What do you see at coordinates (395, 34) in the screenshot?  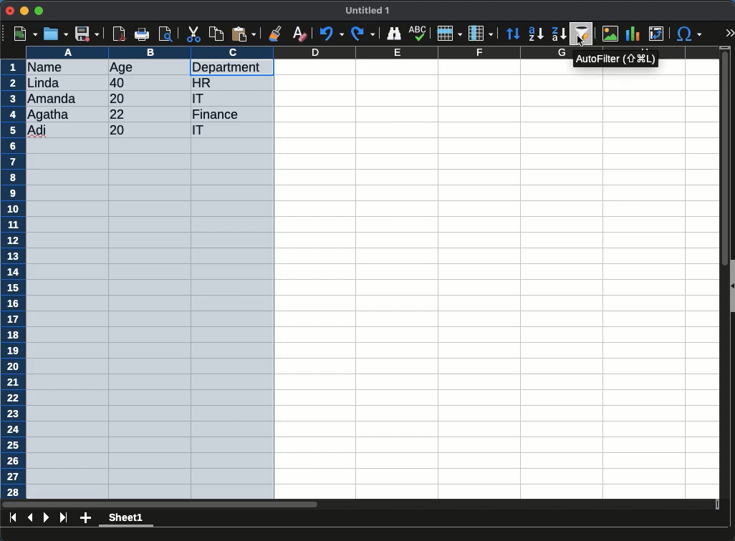 I see `finder` at bounding box center [395, 34].